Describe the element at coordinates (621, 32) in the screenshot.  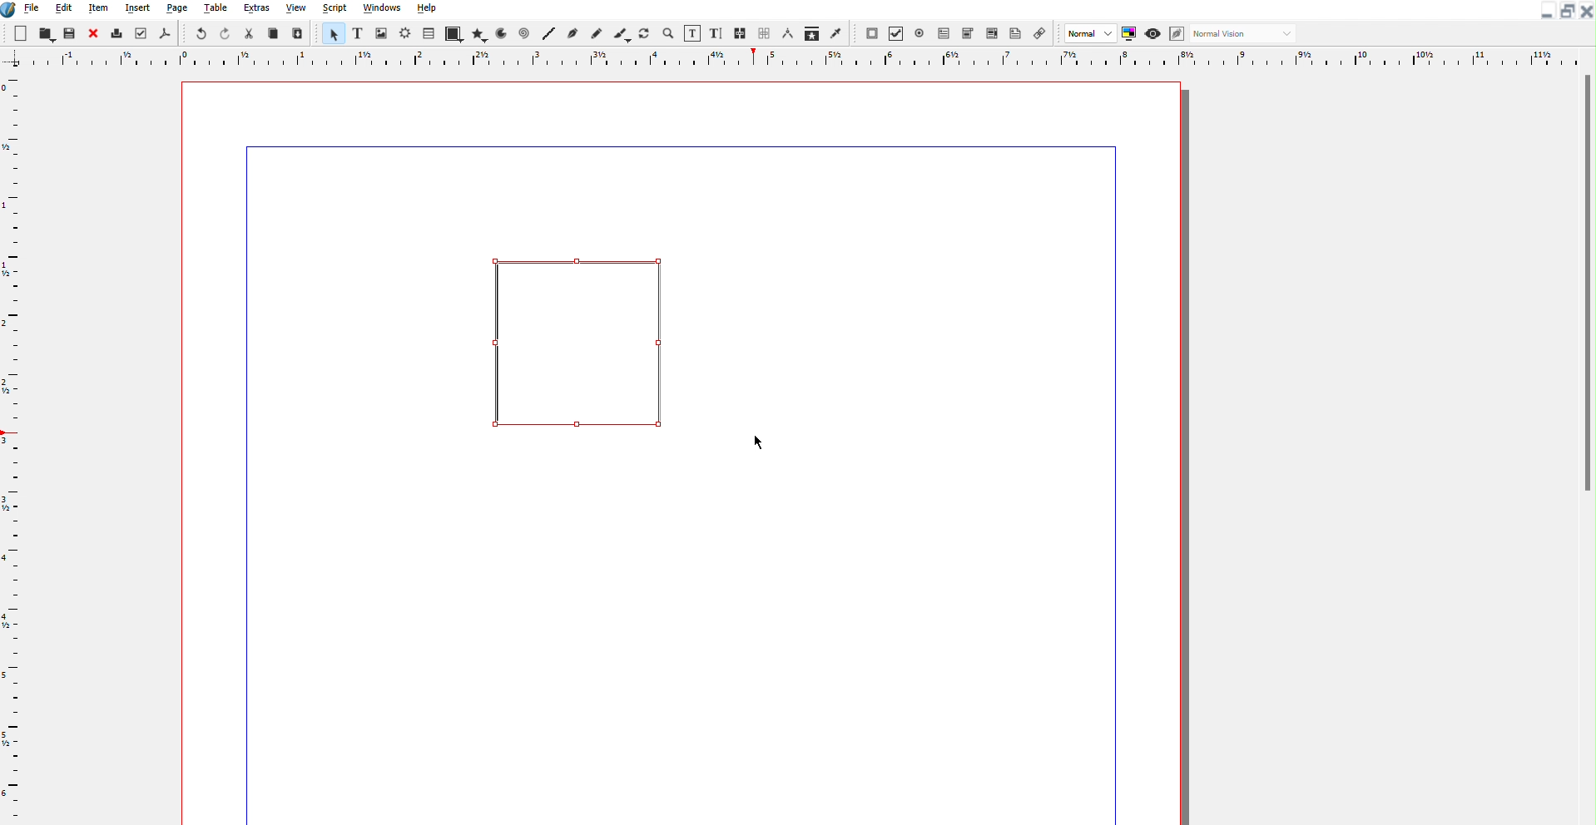
I see `Brush Line` at that location.